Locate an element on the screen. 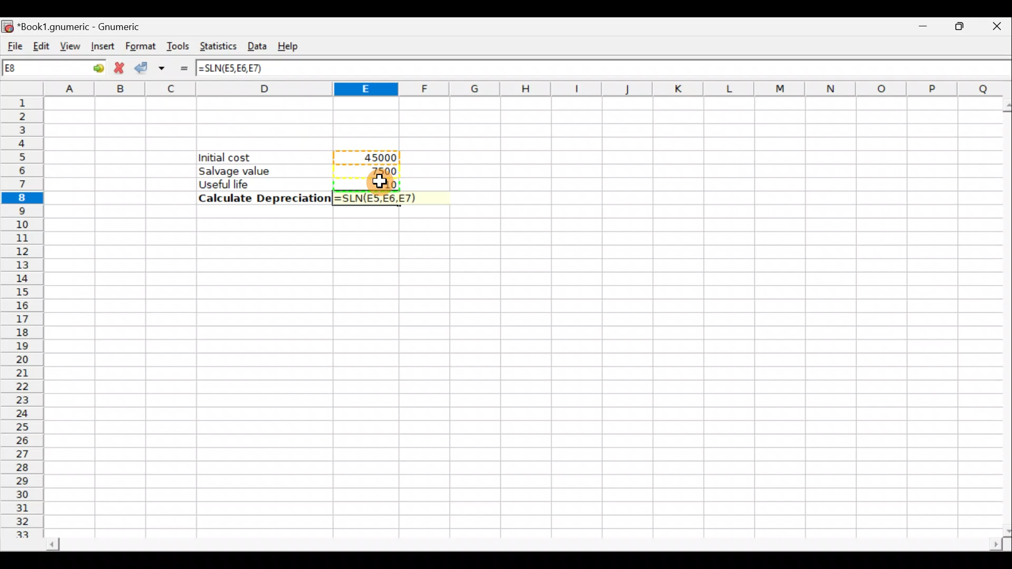 This screenshot has width=1012, height=569. Columns is located at coordinates (523, 89).